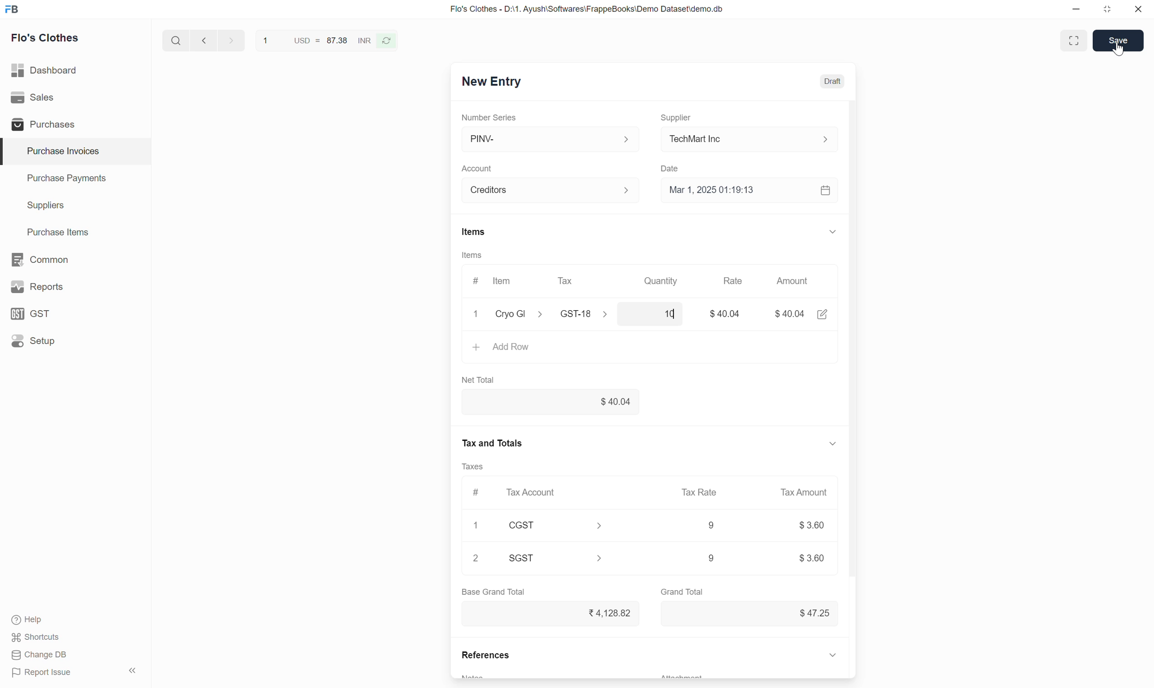 The height and width of the screenshot is (688, 1154). Describe the element at coordinates (57, 151) in the screenshot. I see `Purchase Invoices` at that location.